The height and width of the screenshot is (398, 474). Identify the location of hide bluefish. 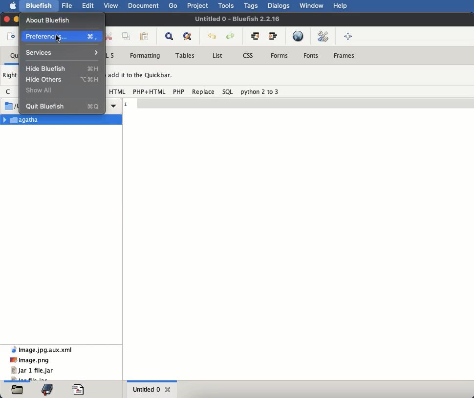
(65, 68).